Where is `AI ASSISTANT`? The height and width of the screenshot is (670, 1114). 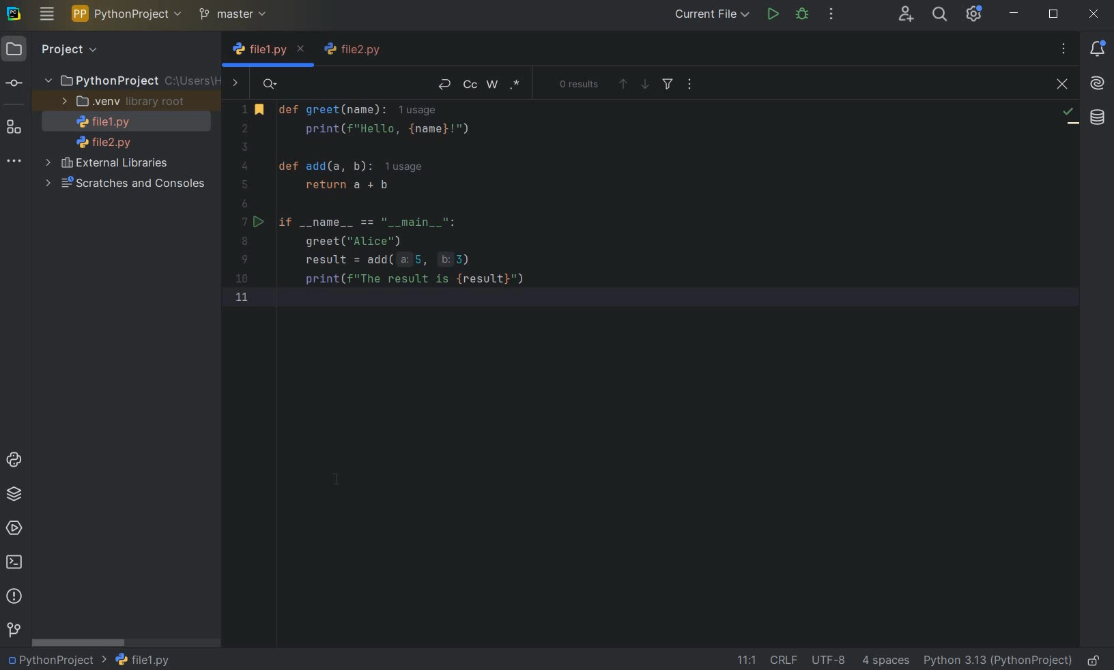 AI ASSISTANT is located at coordinates (1097, 84).